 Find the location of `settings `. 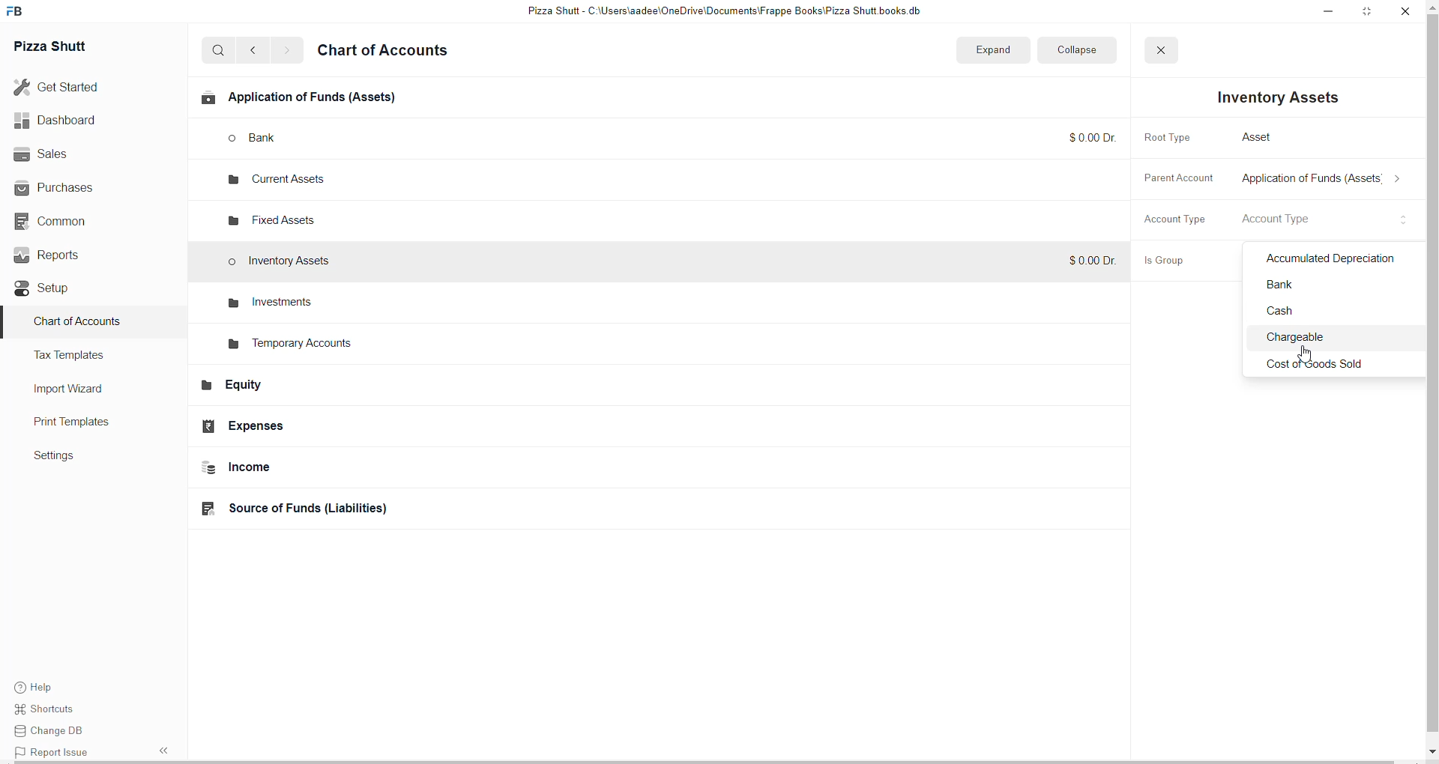

settings  is located at coordinates (68, 459).